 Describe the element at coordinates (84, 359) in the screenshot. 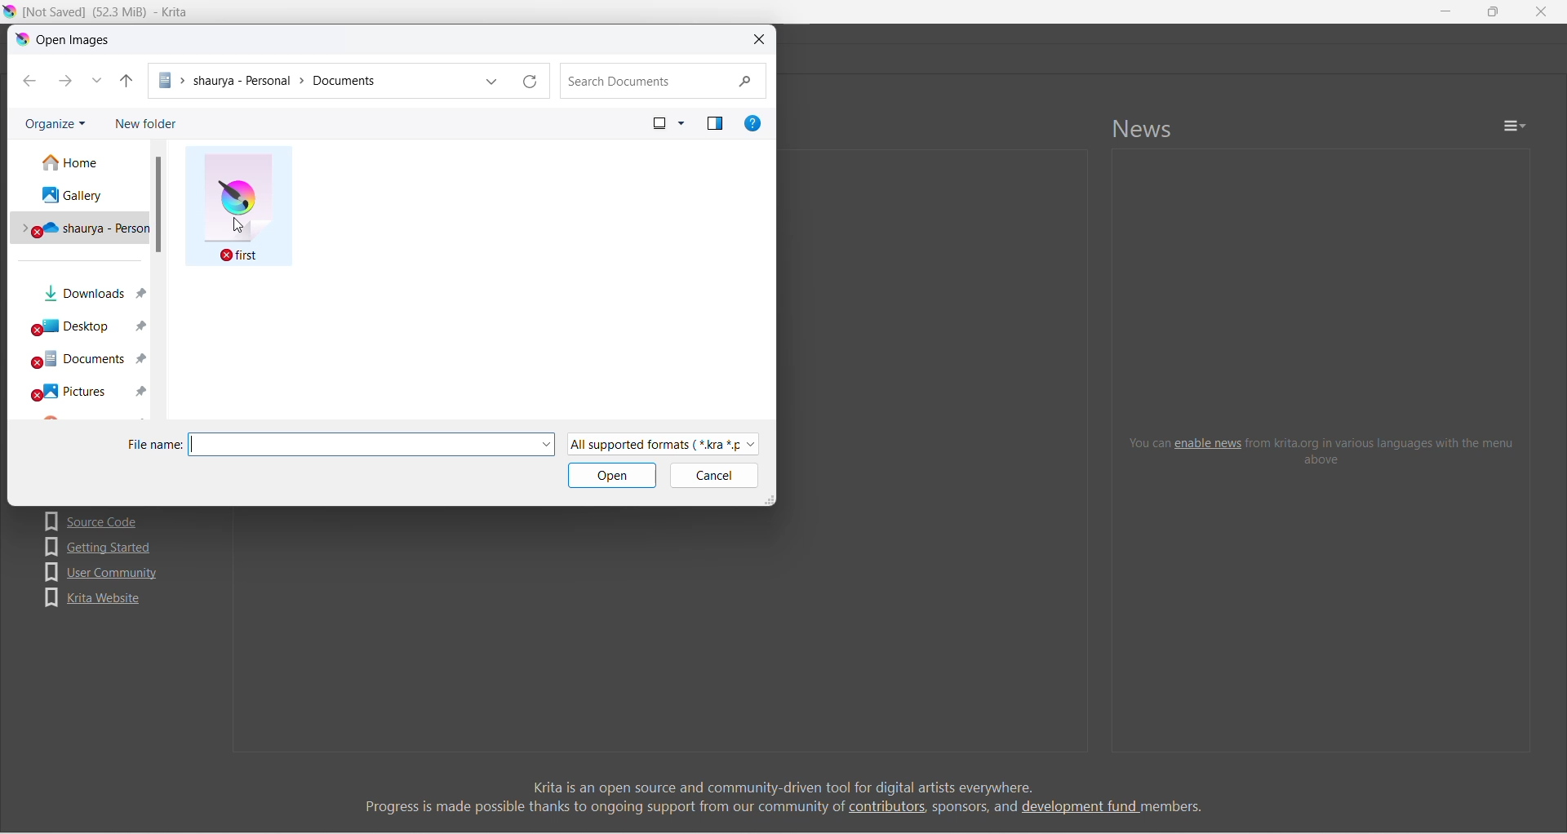

I see `documents` at that location.